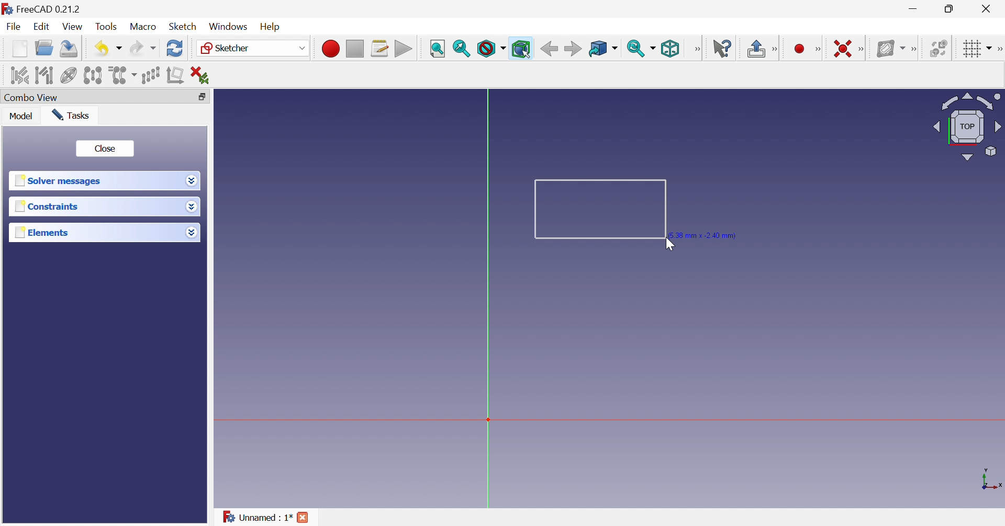  Describe the element at coordinates (698, 49) in the screenshot. I see `View` at that location.